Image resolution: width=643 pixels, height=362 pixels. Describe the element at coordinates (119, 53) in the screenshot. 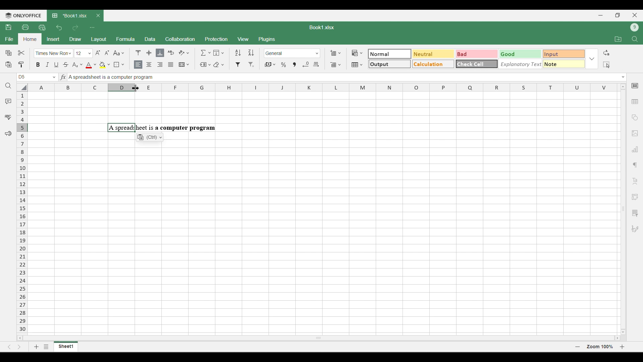

I see `Change case` at that location.